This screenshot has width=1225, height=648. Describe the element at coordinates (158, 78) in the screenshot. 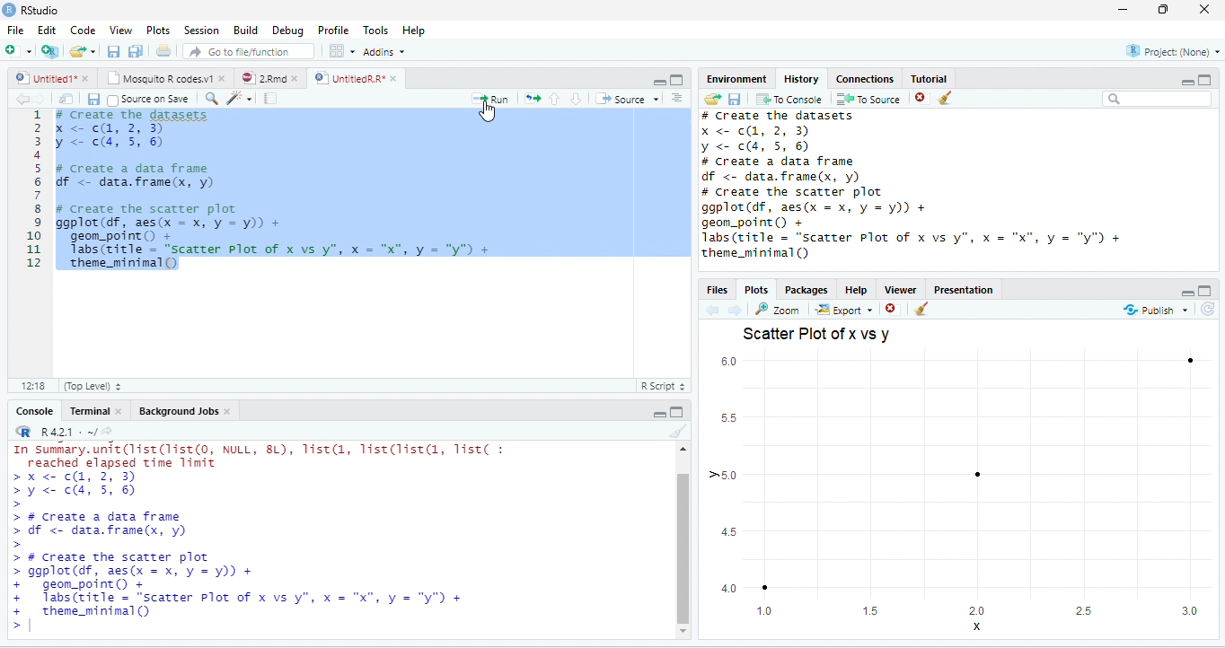

I see `Mosquito R codes.v1` at that location.